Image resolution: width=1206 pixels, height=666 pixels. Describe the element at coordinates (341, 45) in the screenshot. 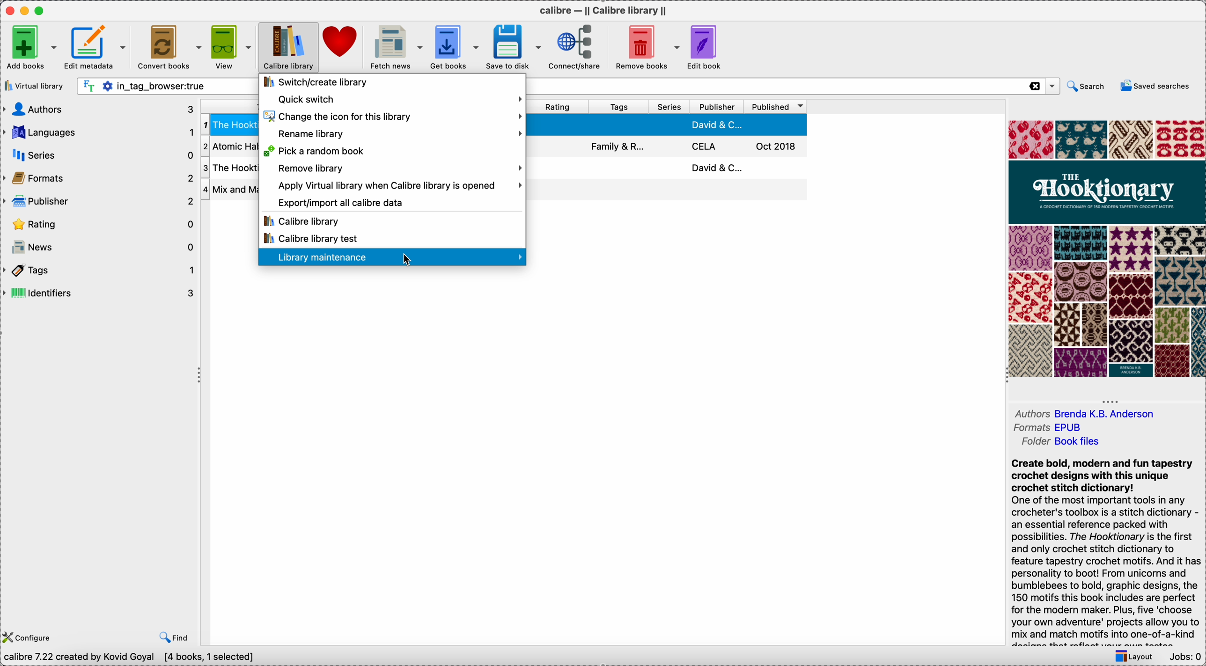

I see `donate` at that location.